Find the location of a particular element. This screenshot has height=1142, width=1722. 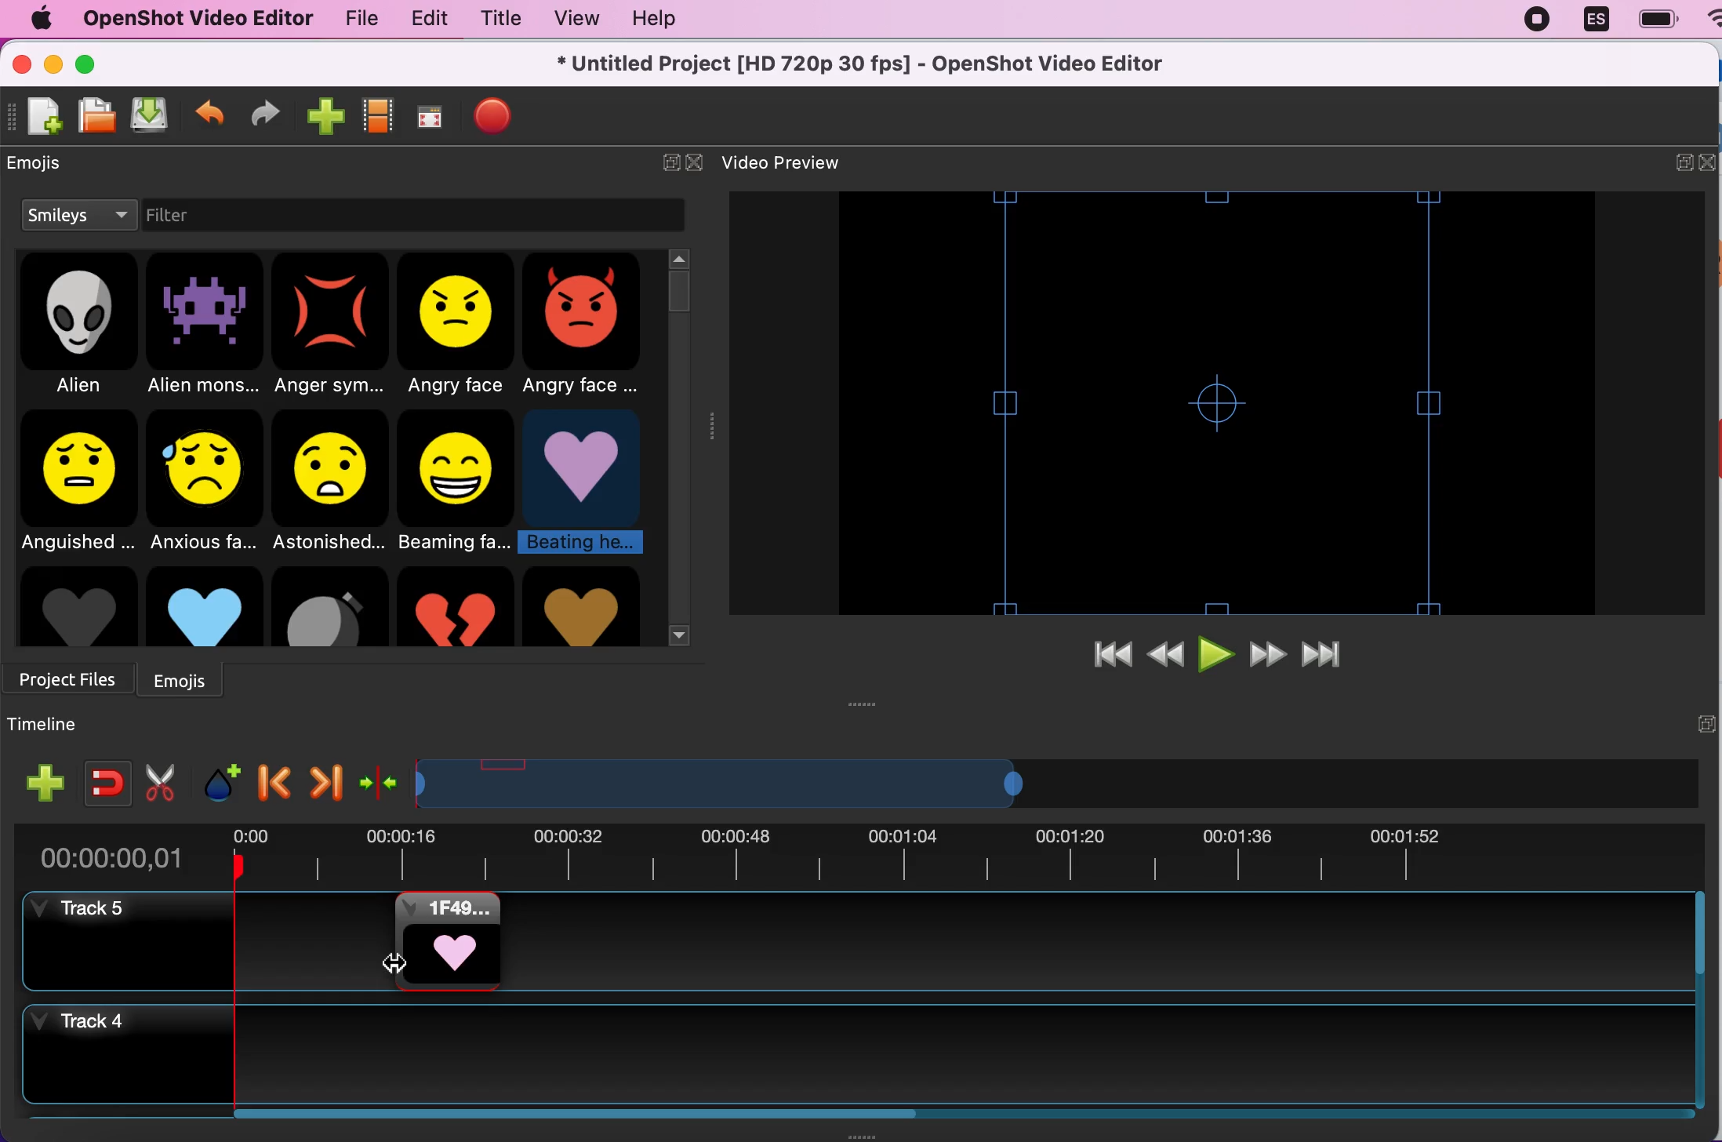

* Untitled Project [HD 720p 30 fps] - OpenShot Video Editor is located at coordinates (866, 62).